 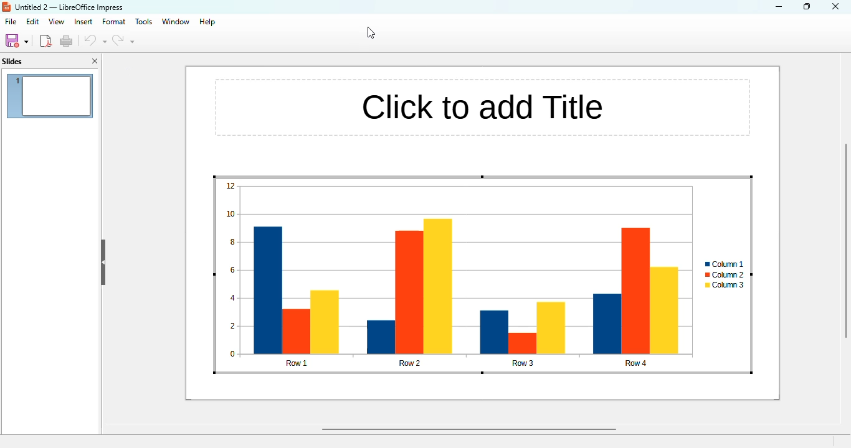 What do you see at coordinates (6, 8) in the screenshot?
I see `logo` at bounding box center [6, 8].